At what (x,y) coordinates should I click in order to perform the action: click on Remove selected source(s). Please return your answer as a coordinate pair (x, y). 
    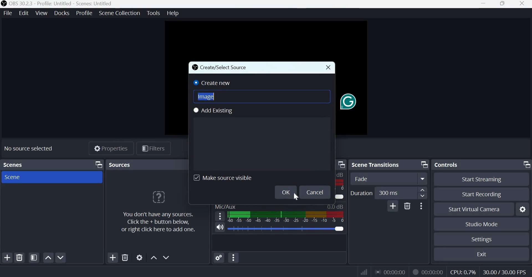
    Looking at the image, I should click on (126, 257).